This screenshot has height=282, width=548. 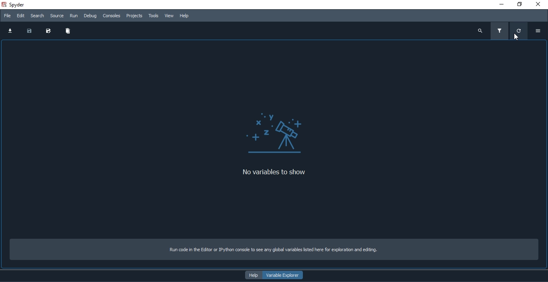 I want to click on close, so click(x=539, y=5).